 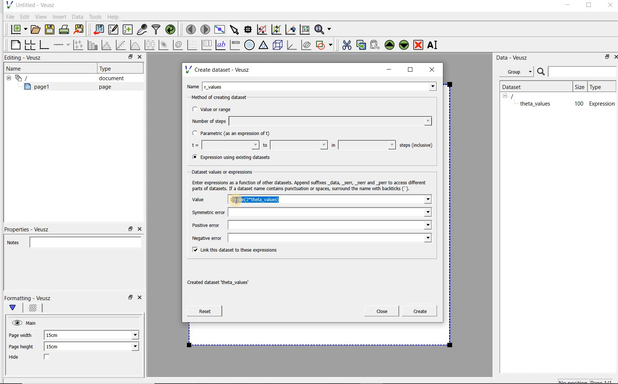 I want to click on 15cm, so click(x=57, y=347).